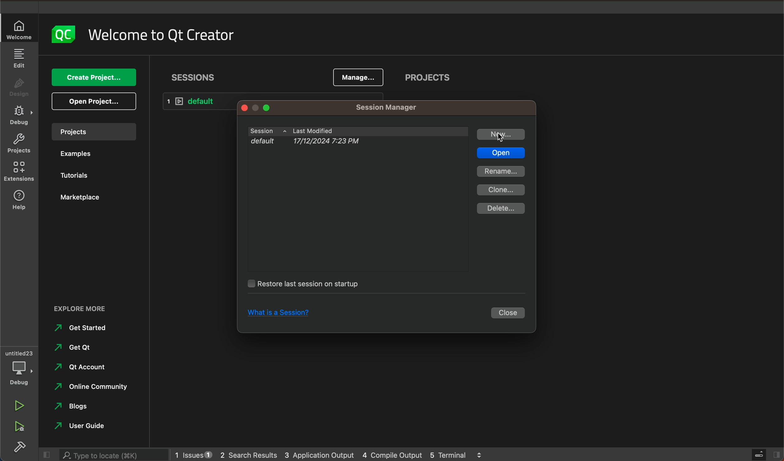  Describe the element at coordinates (500, 153) in the screenshot. I see `open` at that location.